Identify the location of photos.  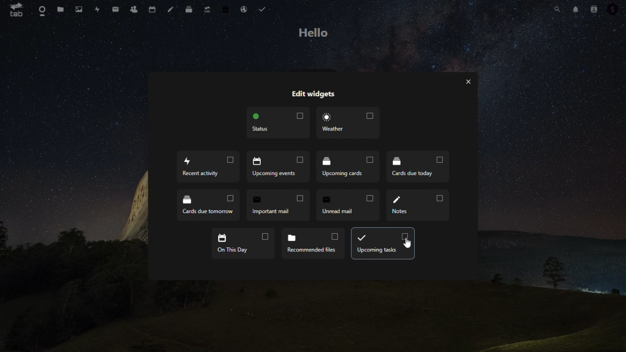
(80, 10).